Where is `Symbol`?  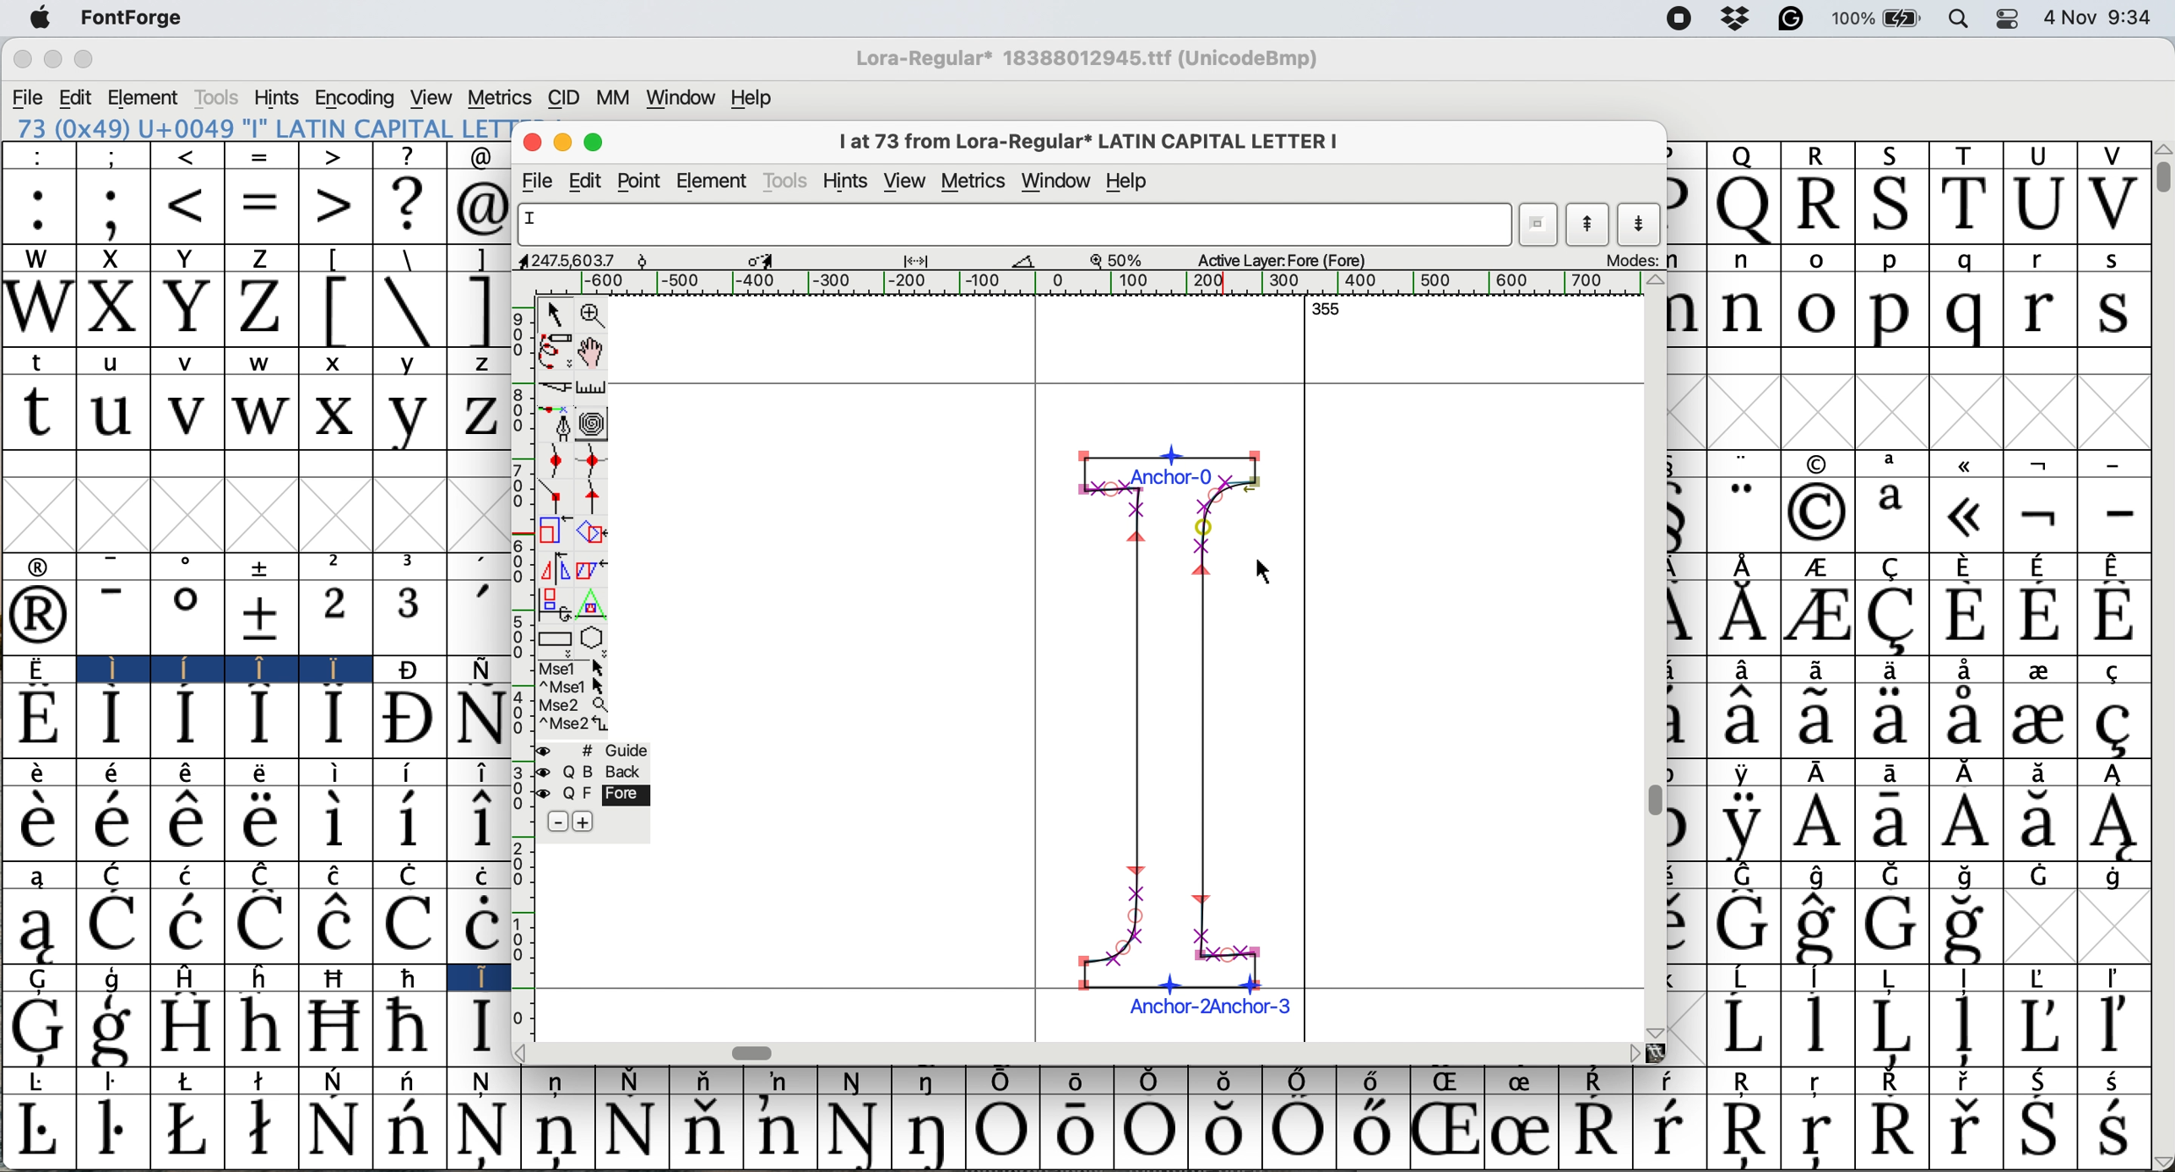 Symbol is located at coordinates (1824, 927).